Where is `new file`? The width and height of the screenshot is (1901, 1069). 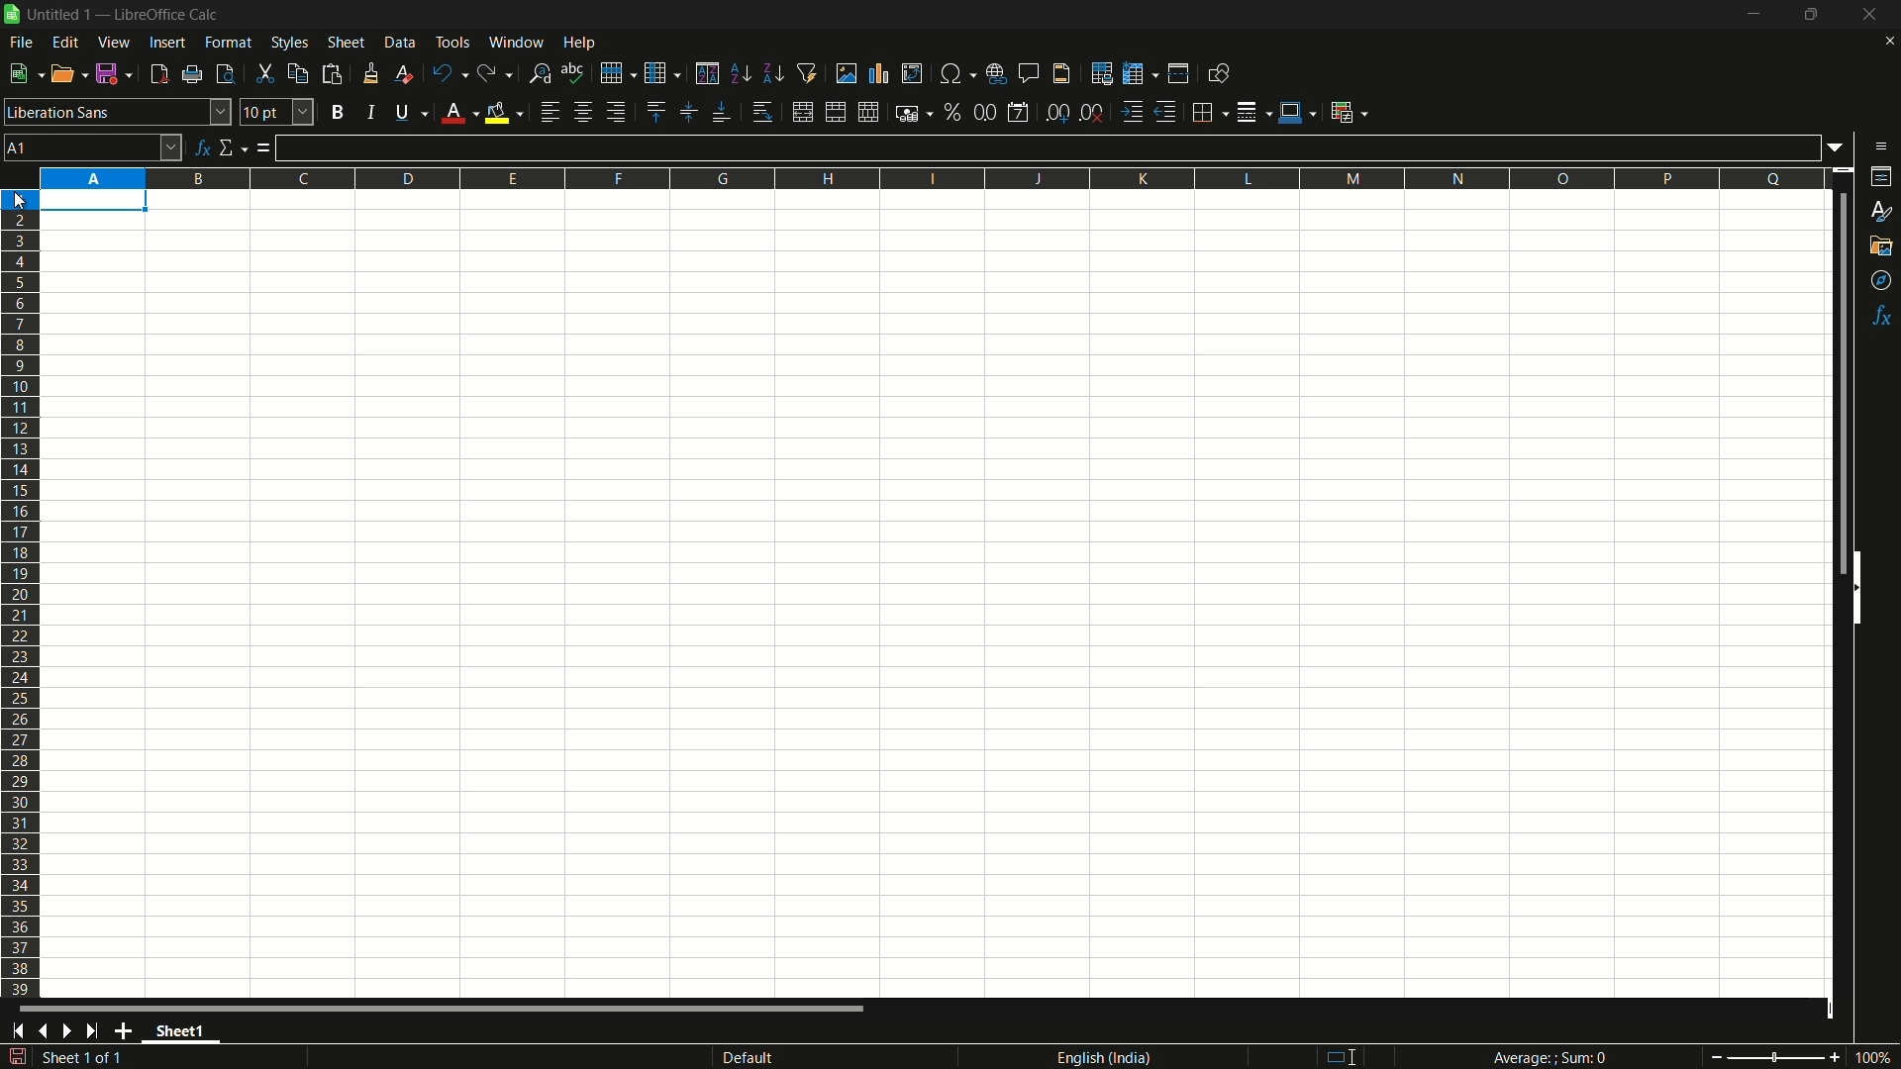
new file is located at coordinates (24, 73).